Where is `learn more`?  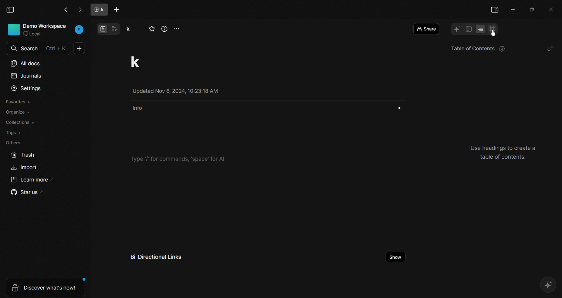
learn more is located at coordinates (30, 181).